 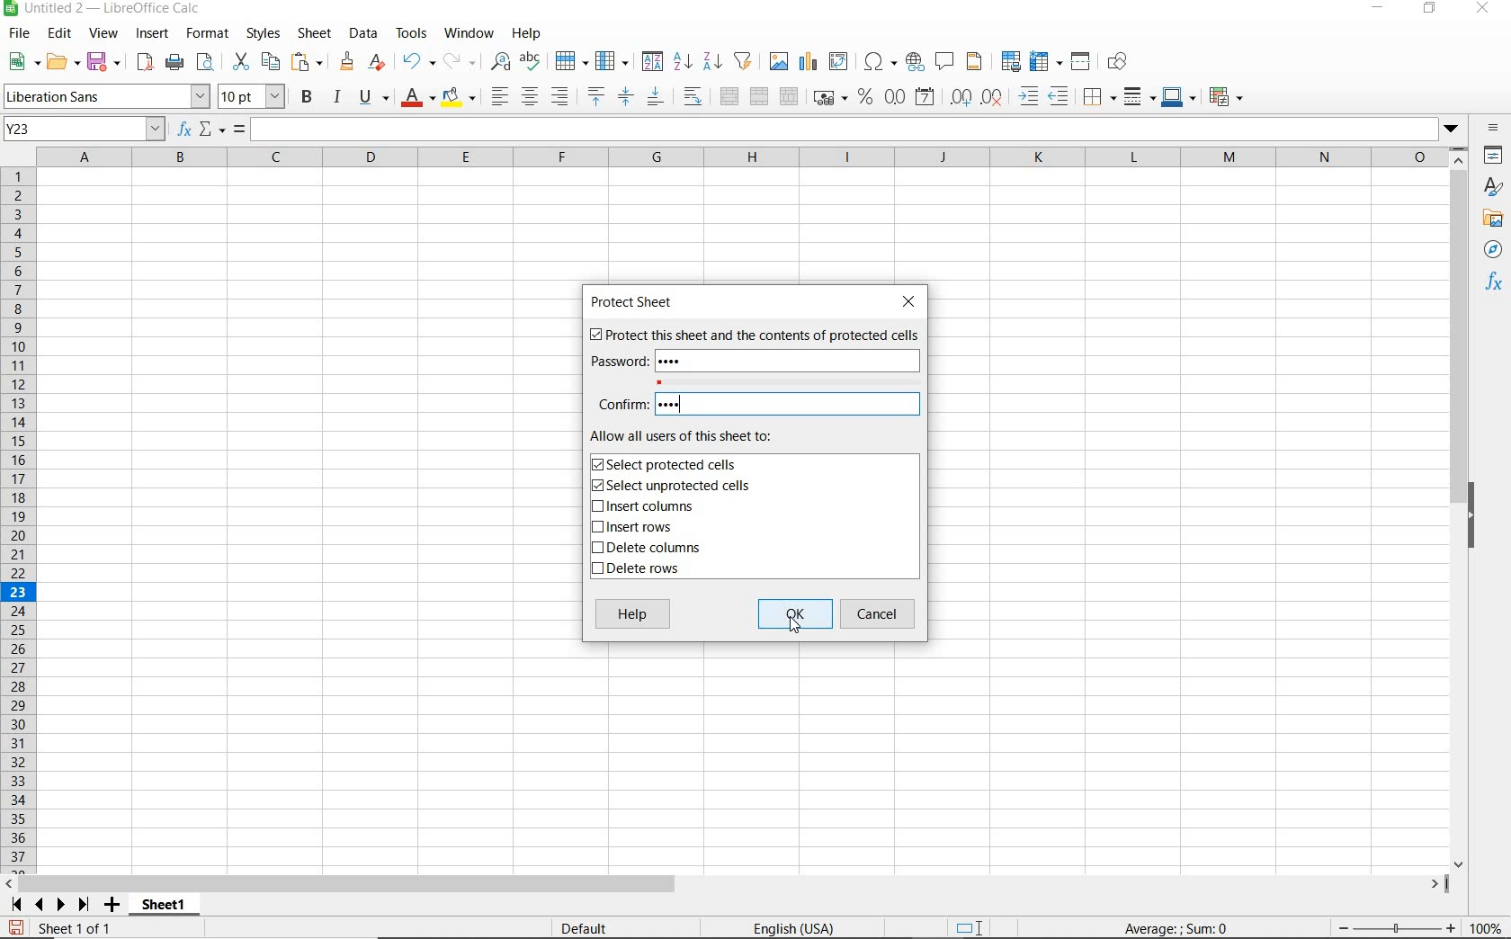 I want to click on DELETE DECIMAL PLACE, so click(x=992, y=97).